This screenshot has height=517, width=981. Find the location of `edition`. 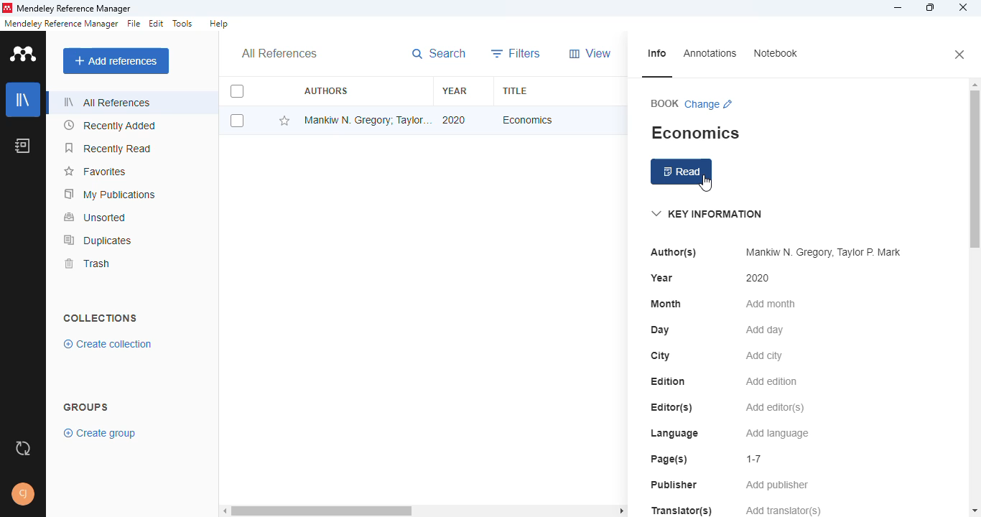

edition is located at coordinates (669, 382).